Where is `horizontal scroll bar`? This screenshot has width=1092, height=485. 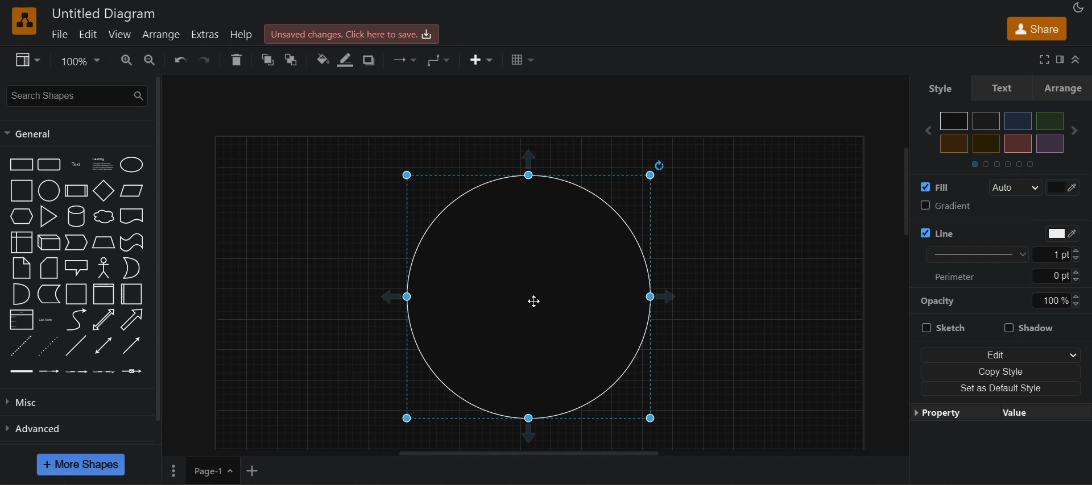 horizontal scroll bar is located at coordinates (531, 454).